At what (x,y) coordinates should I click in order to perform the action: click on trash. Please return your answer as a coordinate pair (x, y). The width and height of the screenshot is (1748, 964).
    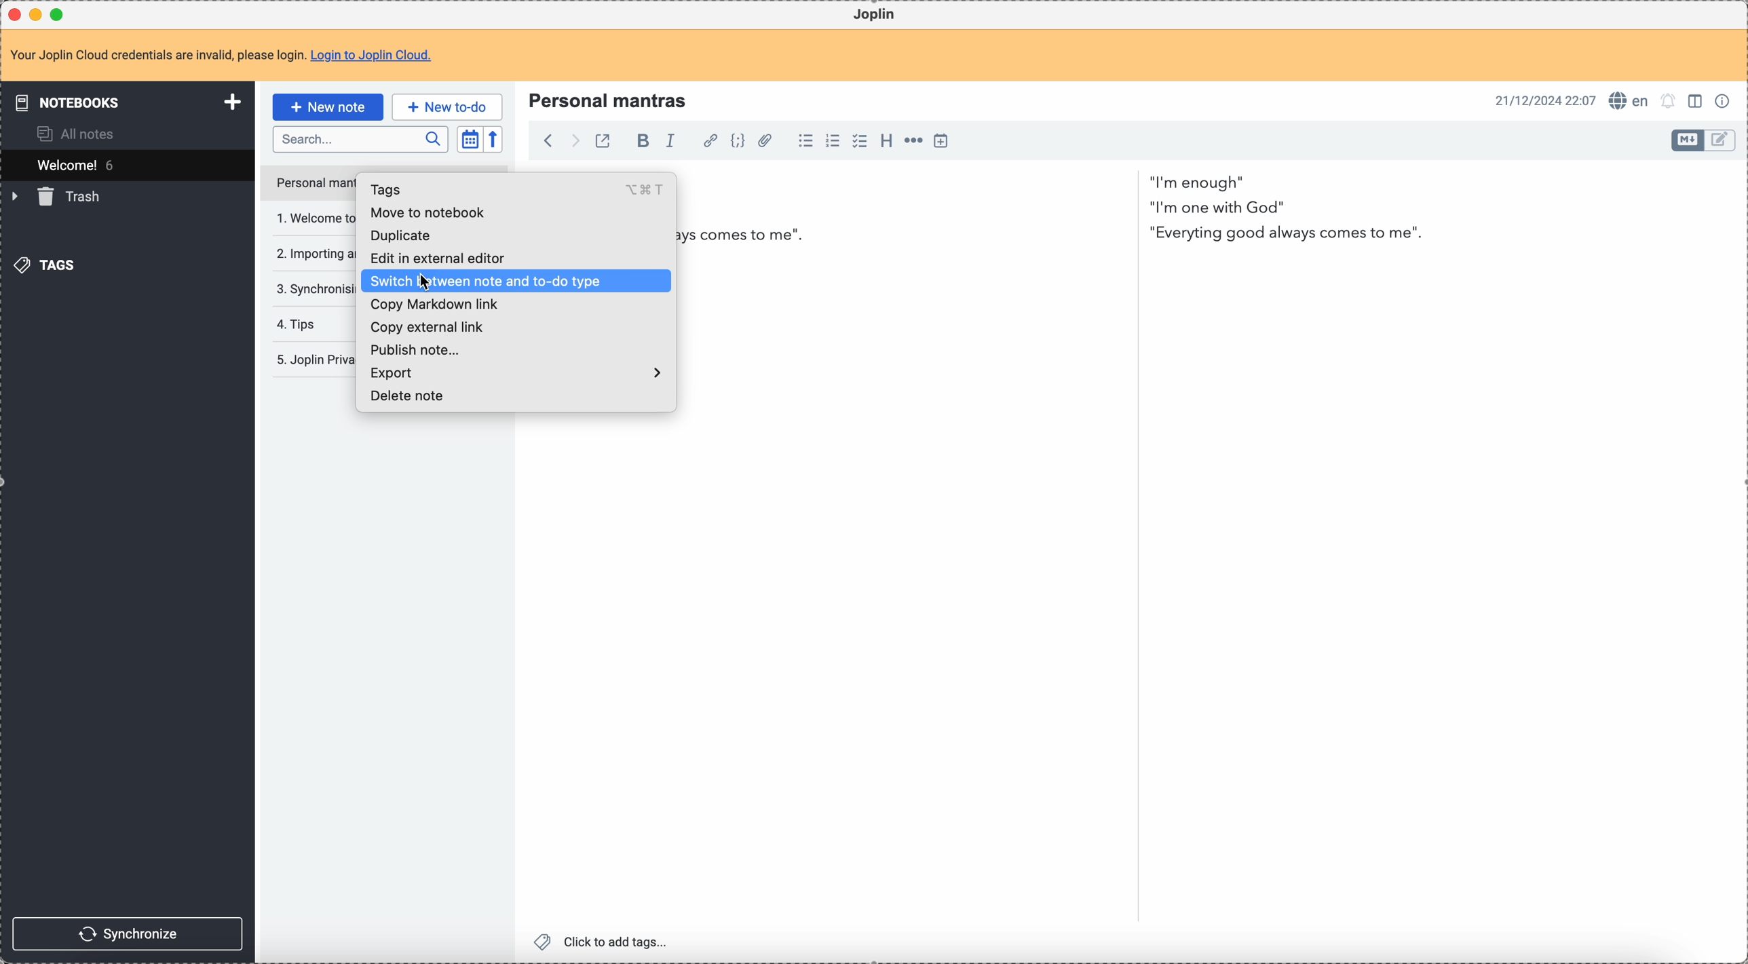
    Looking at the image, I should click on (62, 196).